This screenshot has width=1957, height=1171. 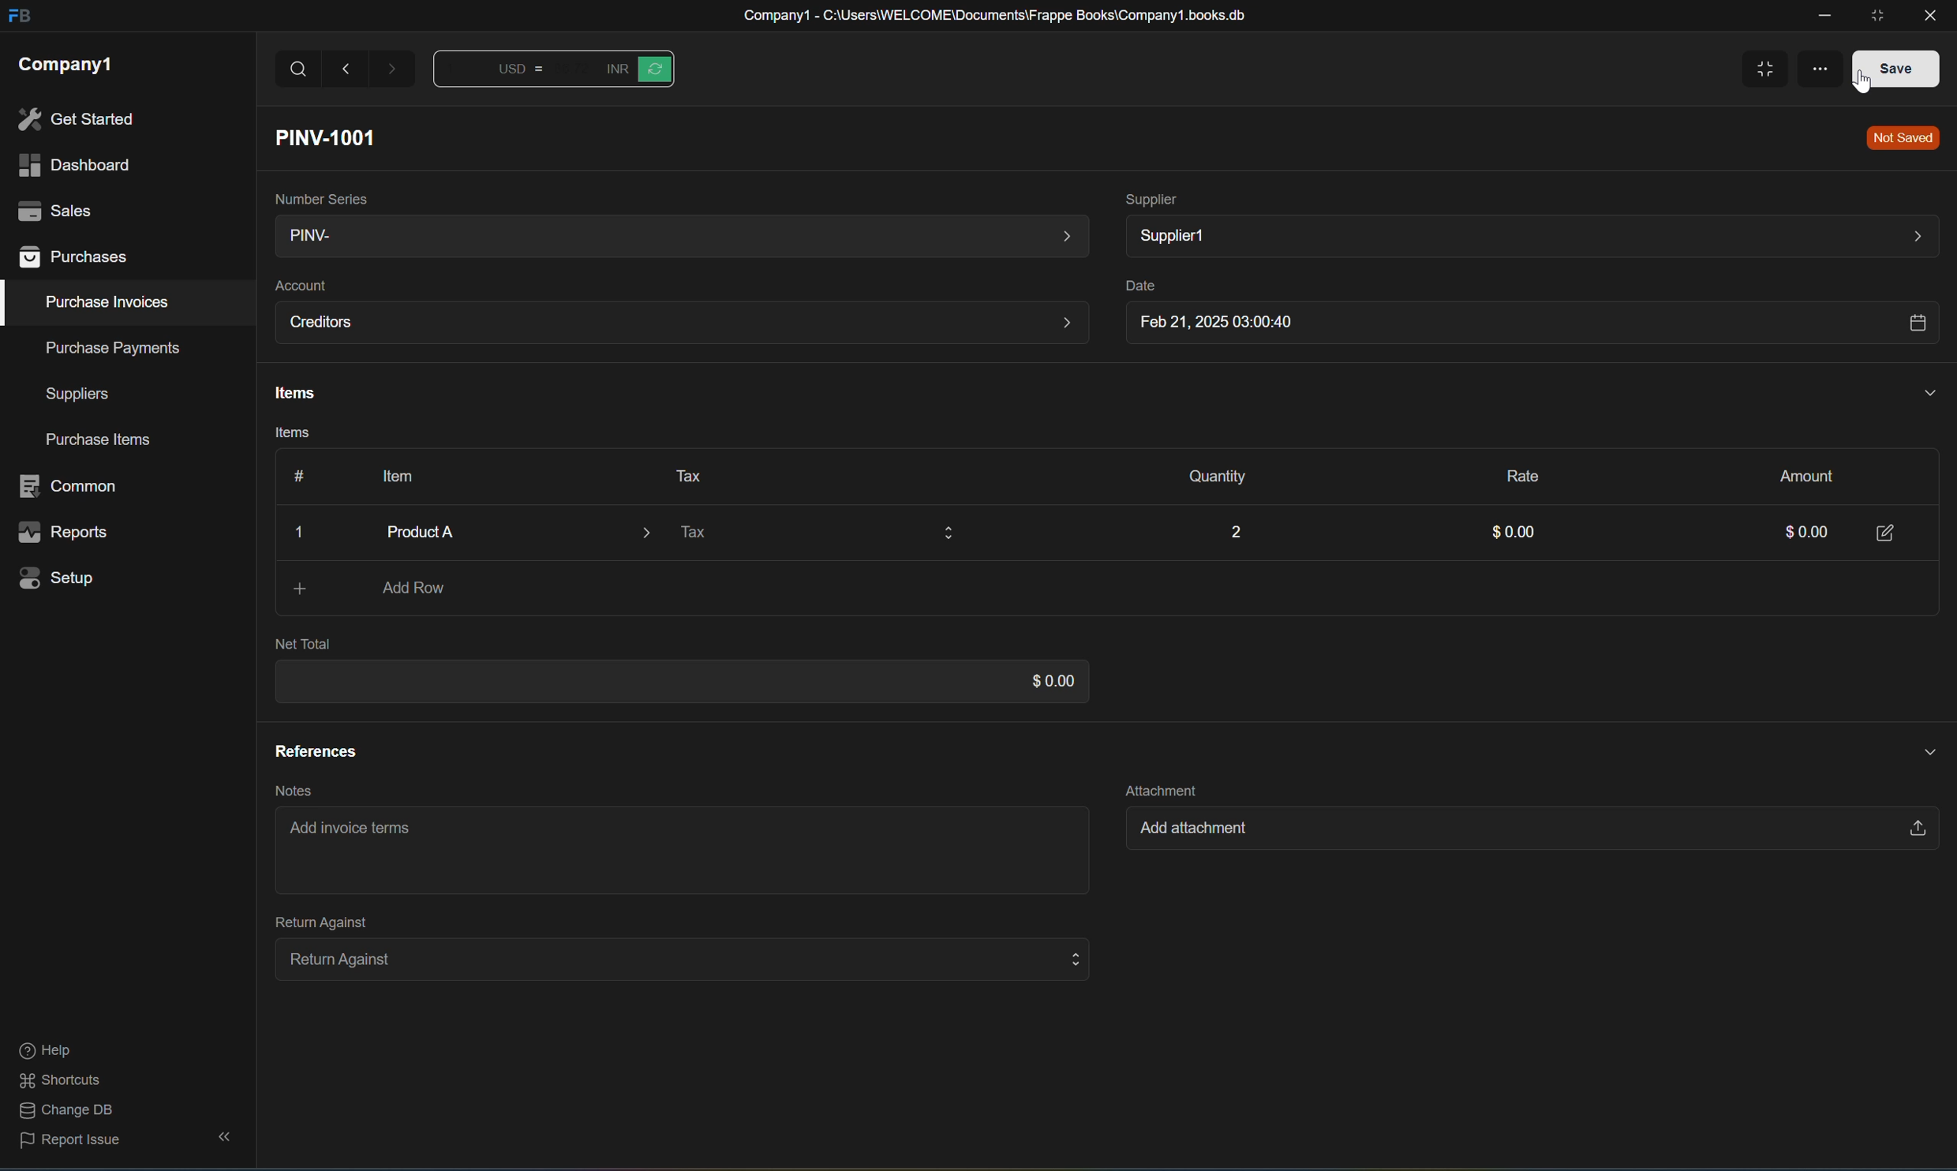 What do you see at coordinates (288, 791) in the screenshot?
I see `Notes` at bounding box center [288, 791].